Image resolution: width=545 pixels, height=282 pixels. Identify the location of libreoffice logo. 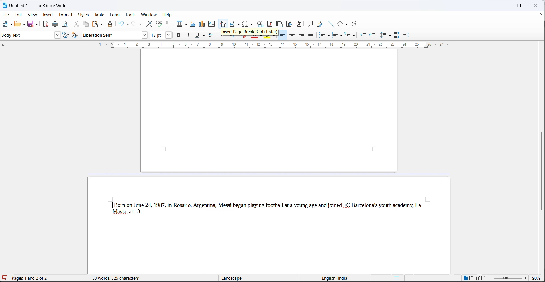
(4, 5).